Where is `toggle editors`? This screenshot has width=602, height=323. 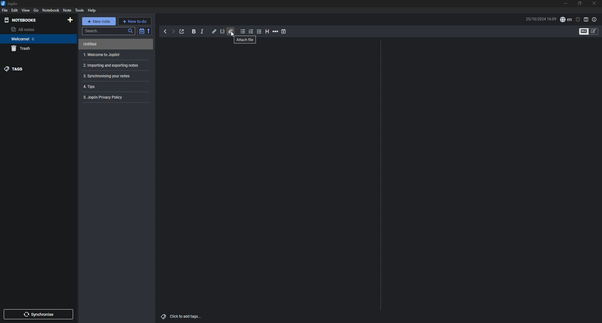 toggle editors is located at coordinates (594, 31).